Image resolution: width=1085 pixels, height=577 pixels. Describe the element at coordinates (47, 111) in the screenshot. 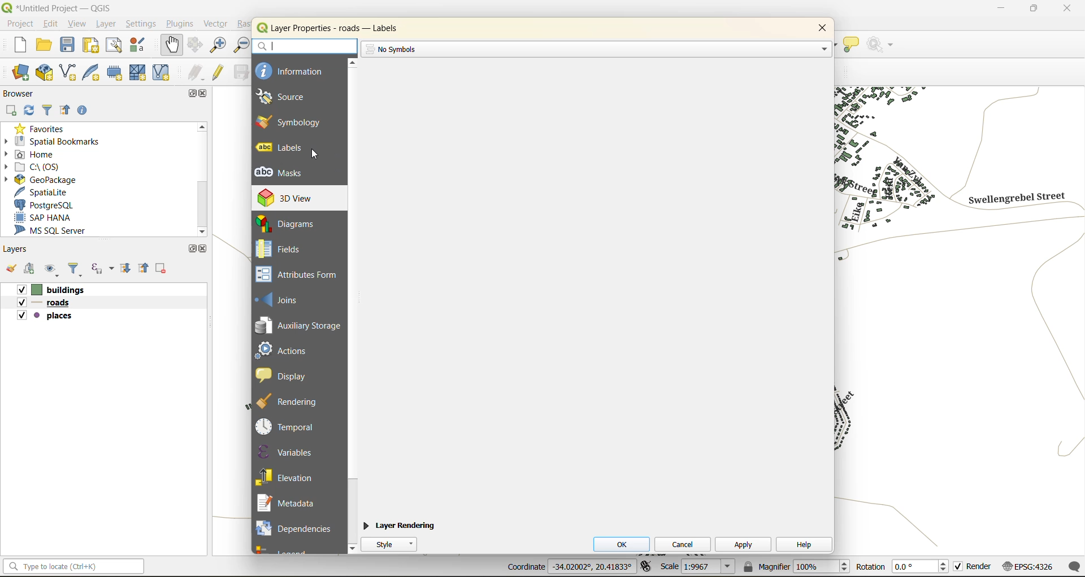

I see `filter` at that location.